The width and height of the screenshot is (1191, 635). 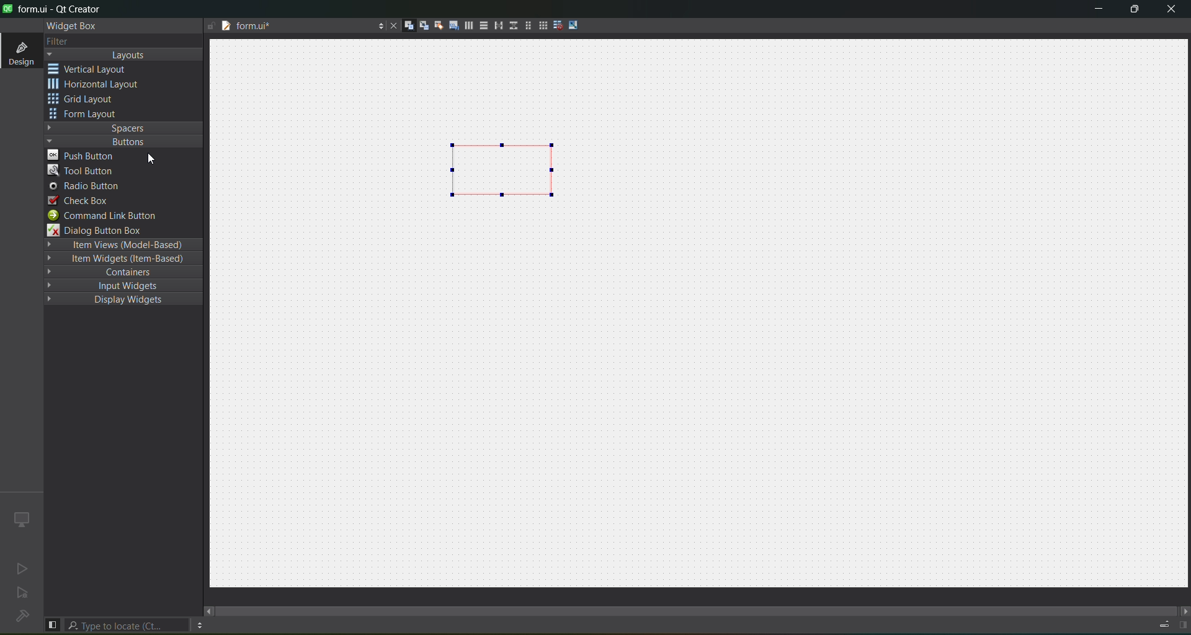 What do you see at coordinates (20, 518) in the screenshot?
I see `icon` at bounding box center [20, 518].